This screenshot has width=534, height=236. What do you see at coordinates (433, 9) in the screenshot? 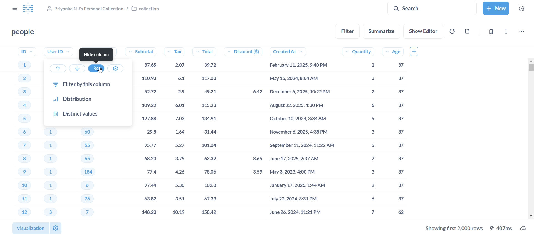
I see `search` at bounding box center [433, 9].